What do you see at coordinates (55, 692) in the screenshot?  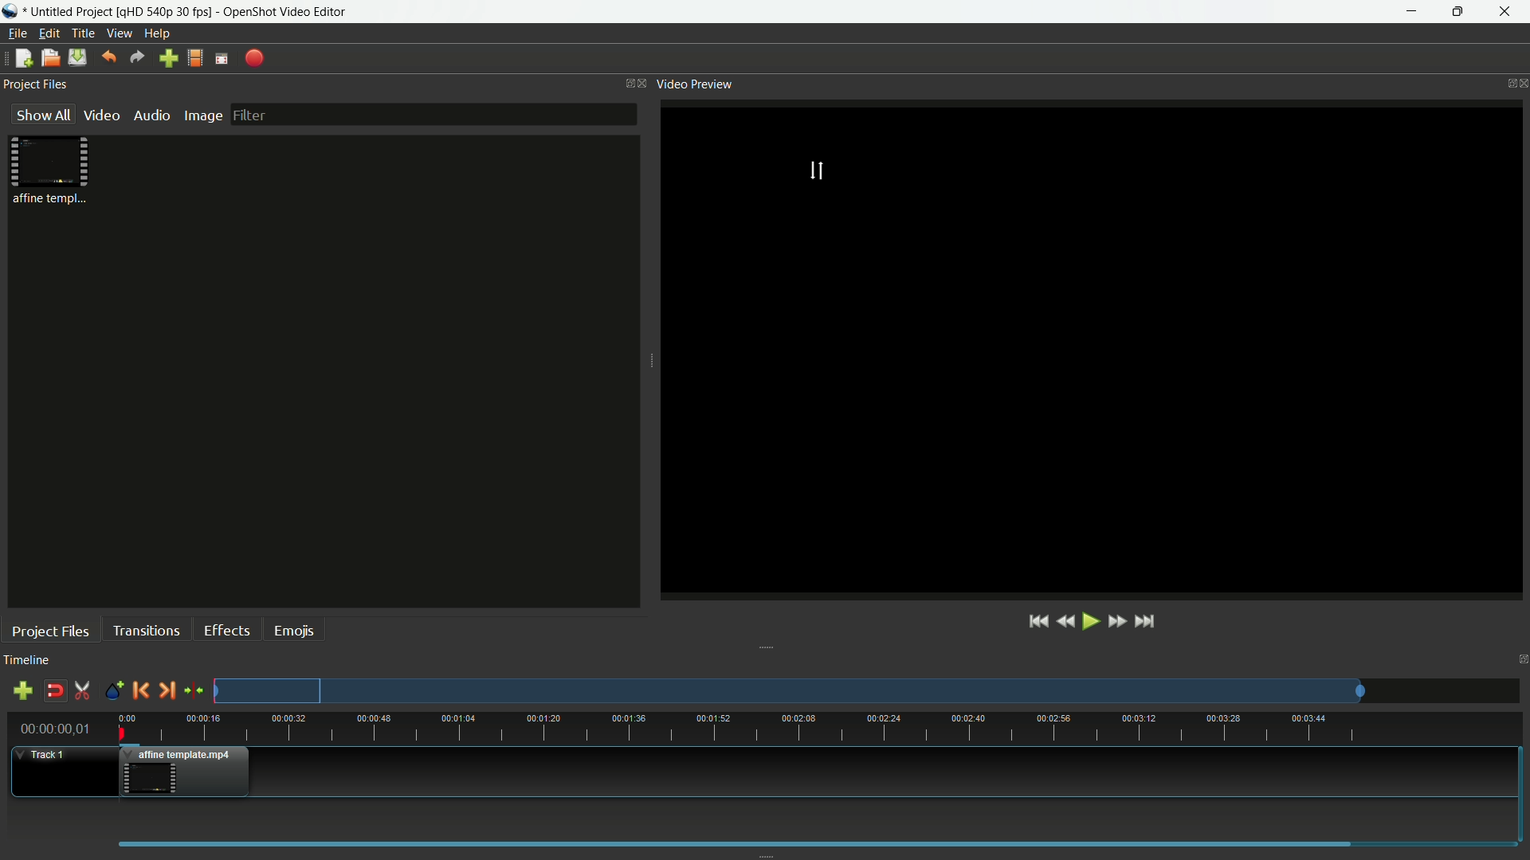 I see `disable snap ` at bounding box center [55, 692].